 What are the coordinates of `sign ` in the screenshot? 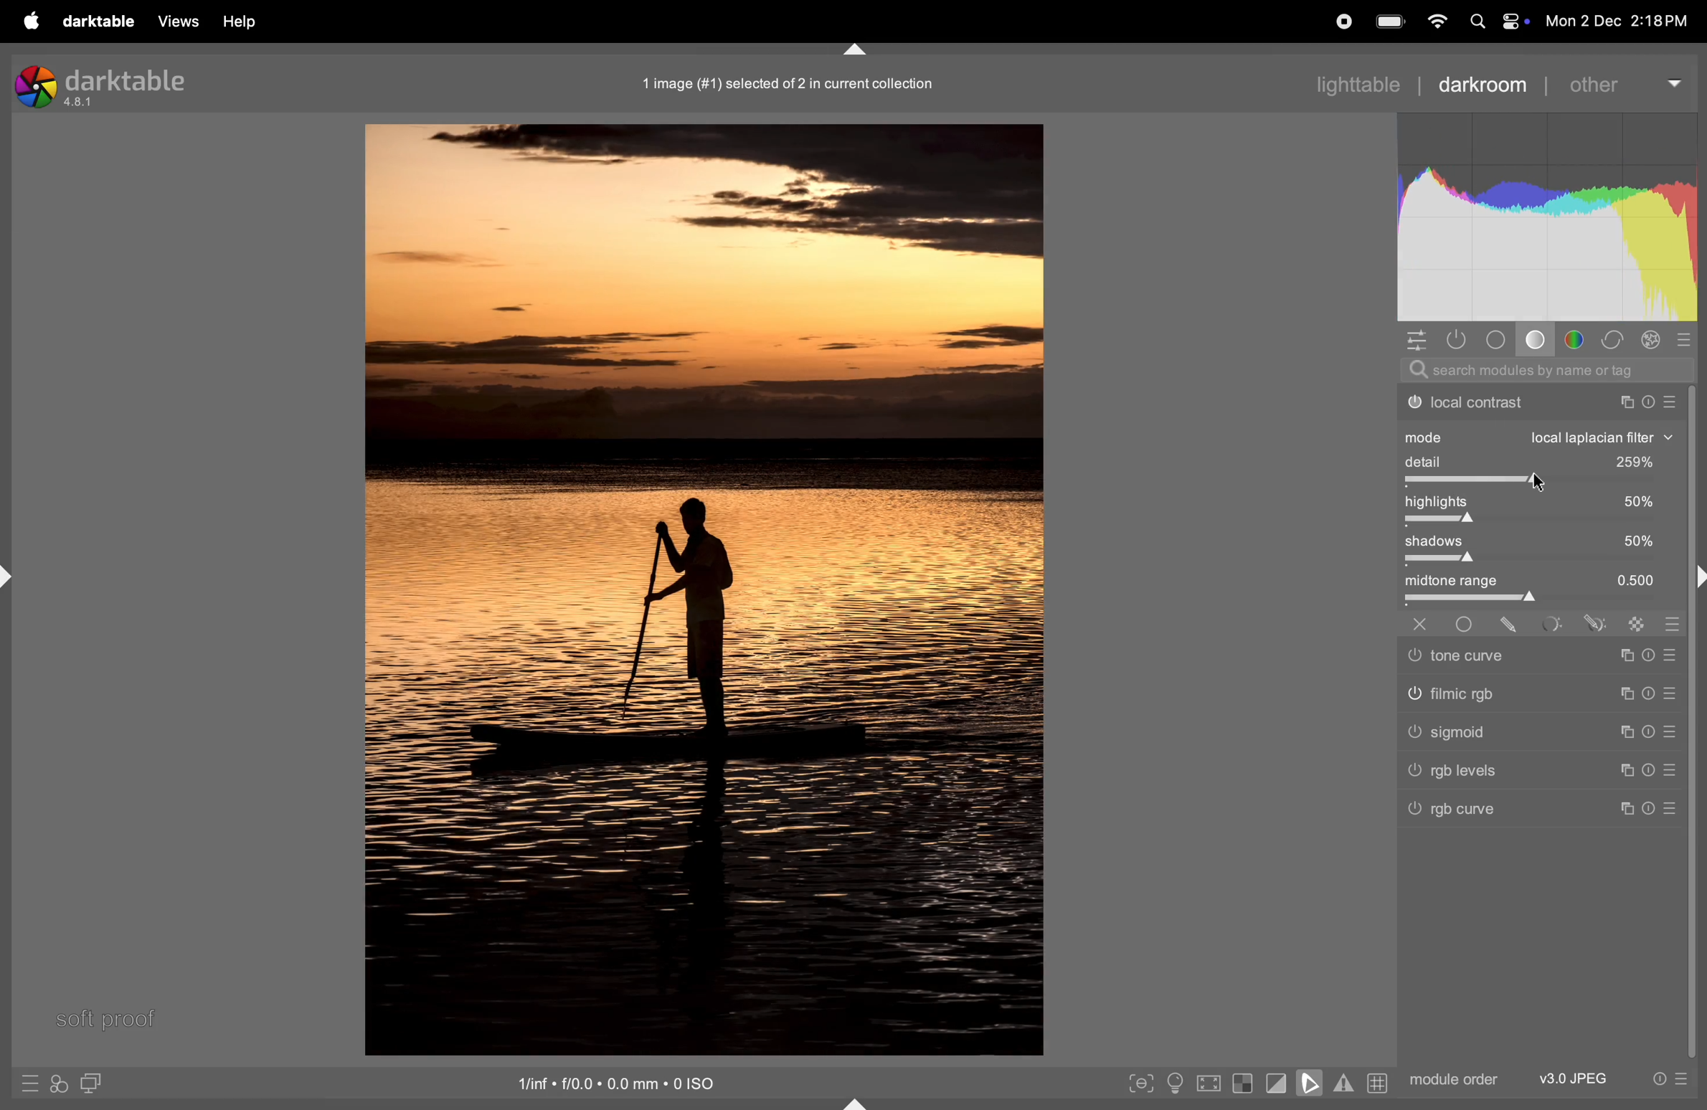 It's located at (1676, 655).